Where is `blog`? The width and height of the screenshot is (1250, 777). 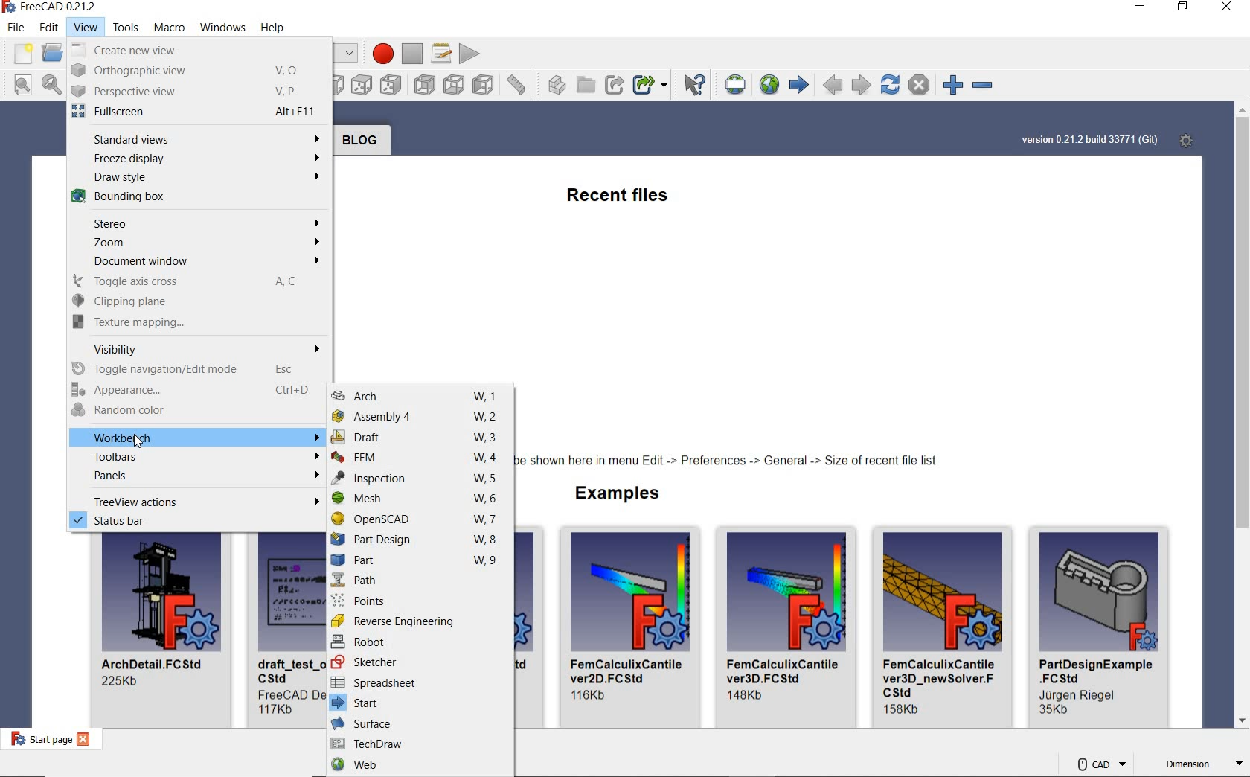
blog is located at coordinates (358, 140).